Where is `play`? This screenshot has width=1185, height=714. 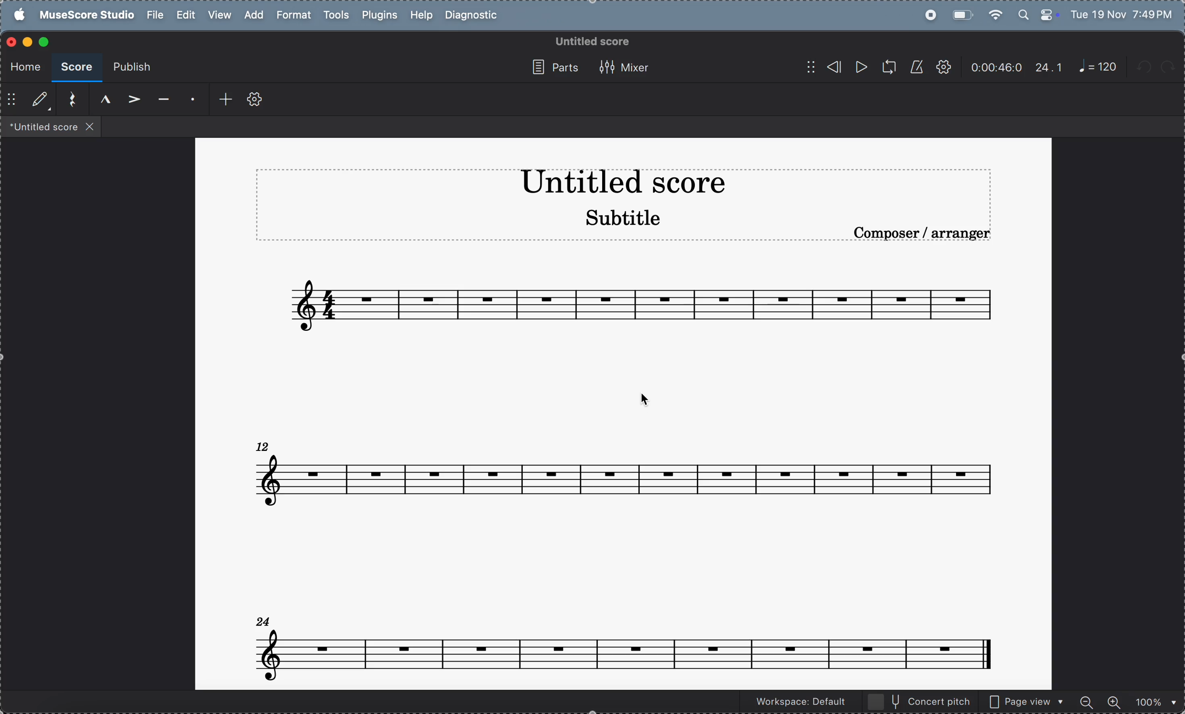
play is located at coordinates (860, 68).